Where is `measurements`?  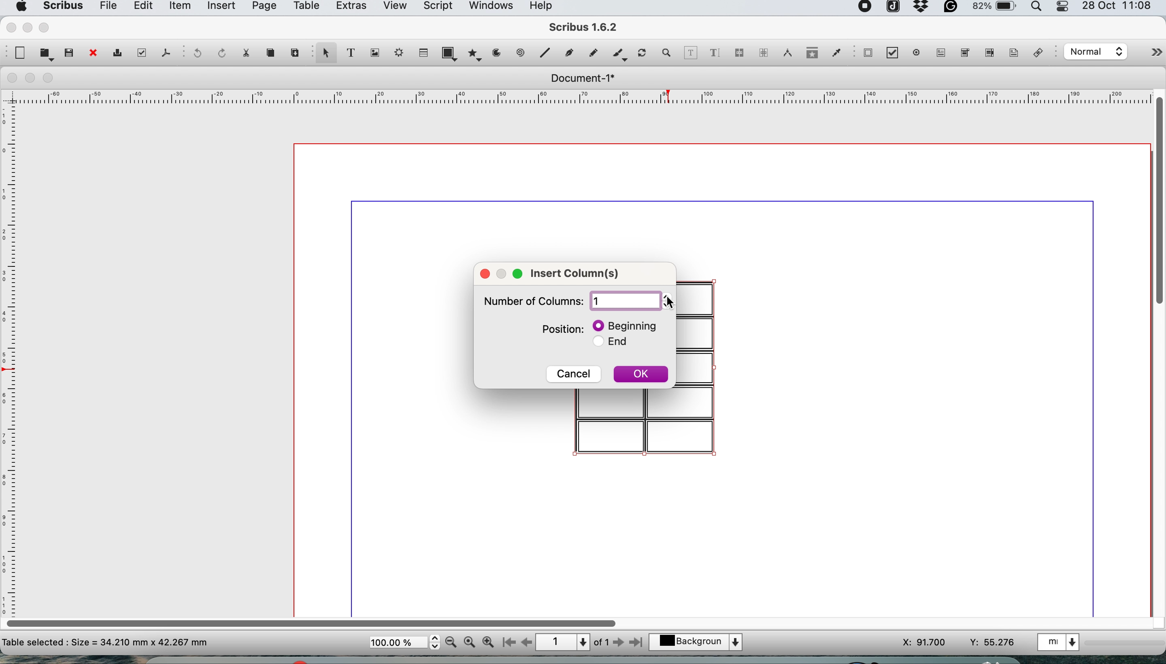 measurements is located at coordinates (785, 53).